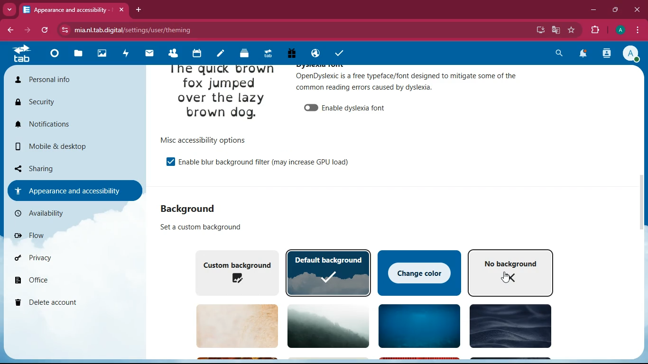 The image size is (648, 364). Describe the element at coordinates (74, 149) in the screenshot. I see `mobile` at that location.